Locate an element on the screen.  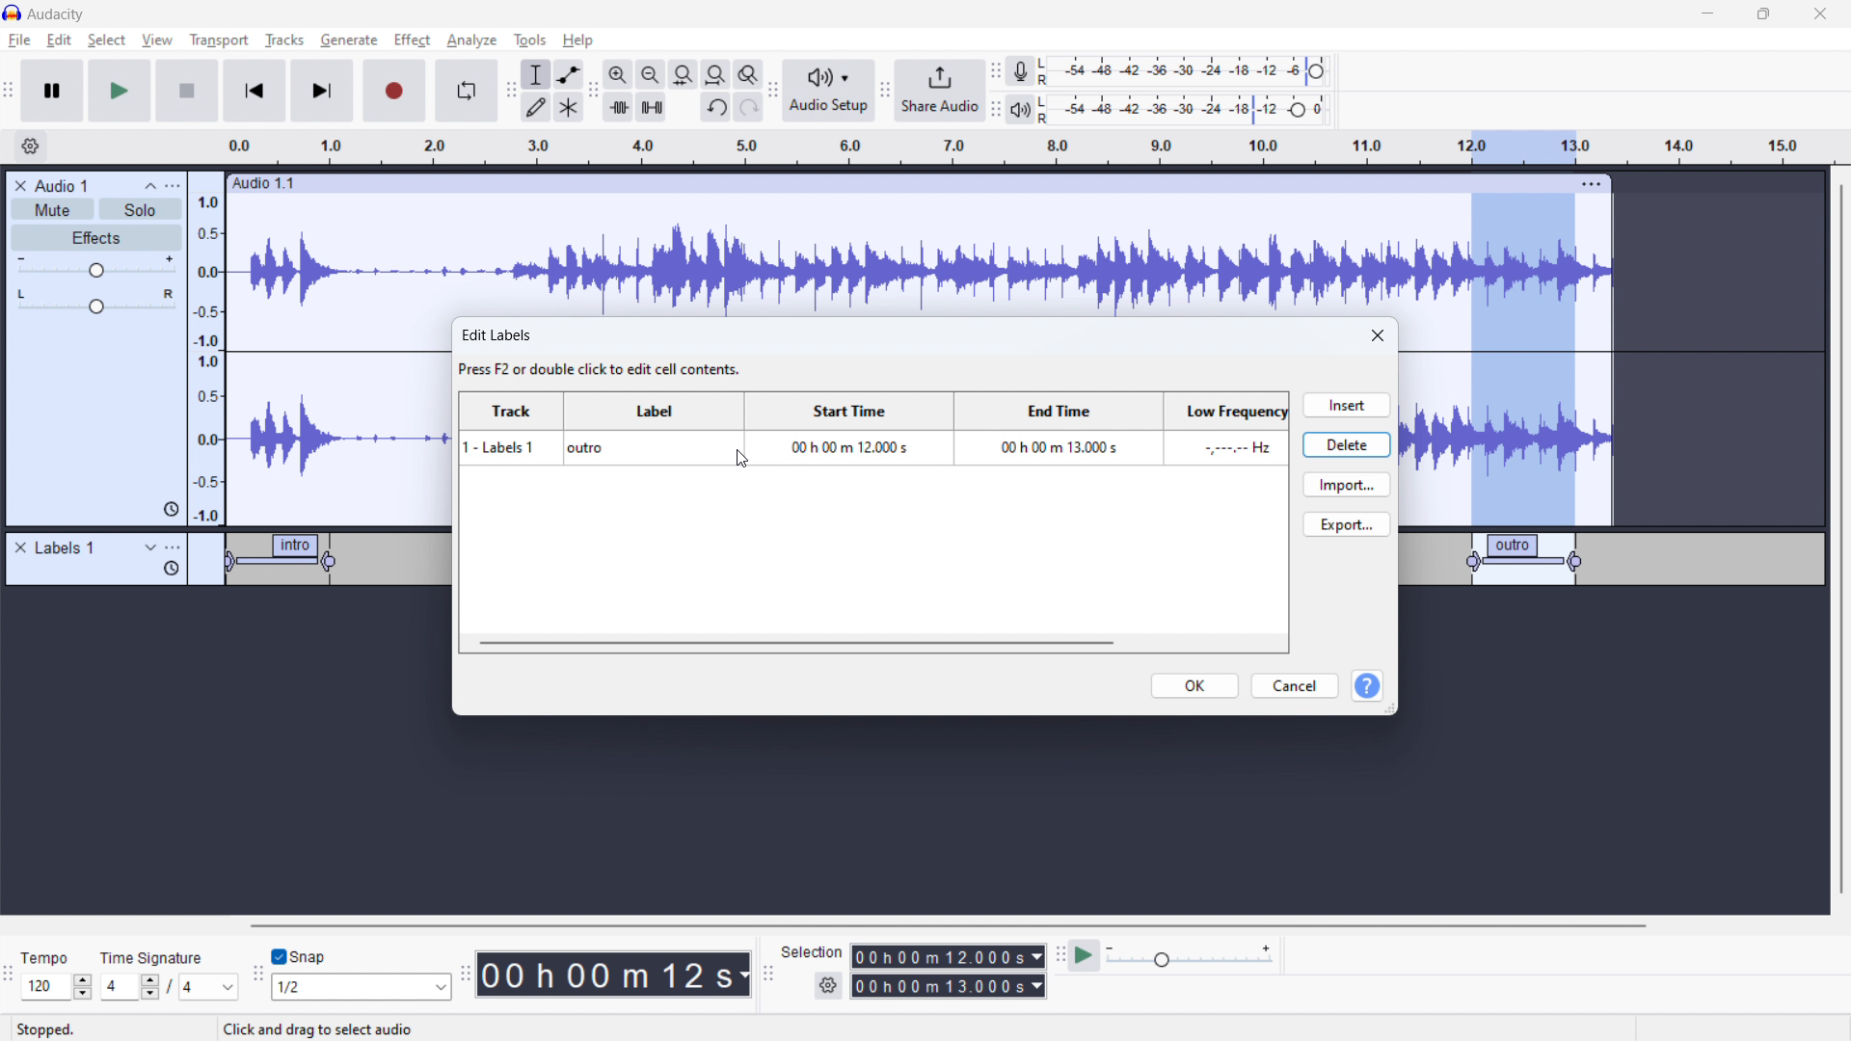
select snapping is located at coordinates (362, 986).